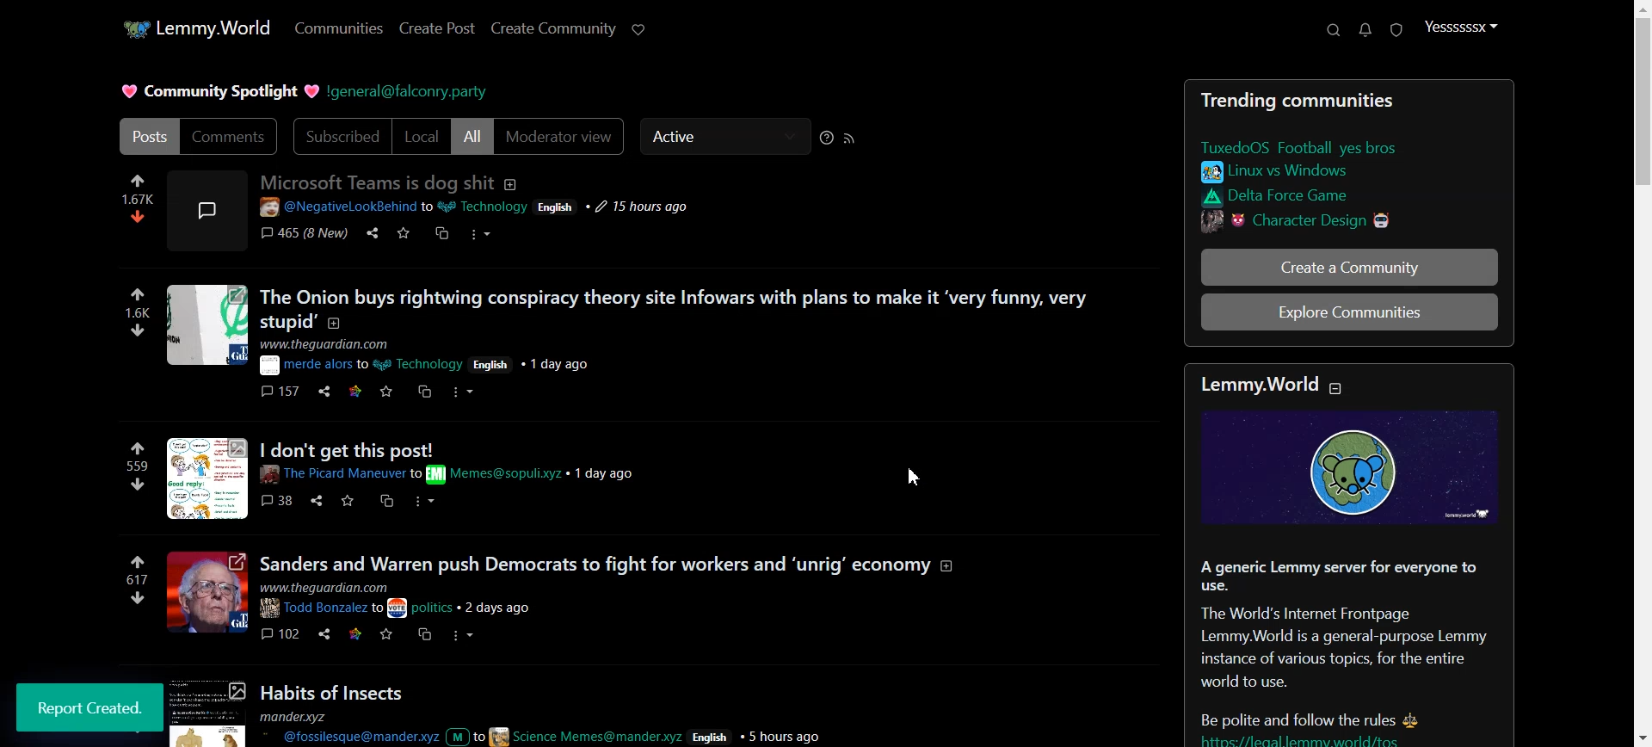  I want to click on Support Lemmy, so click(638, 30).